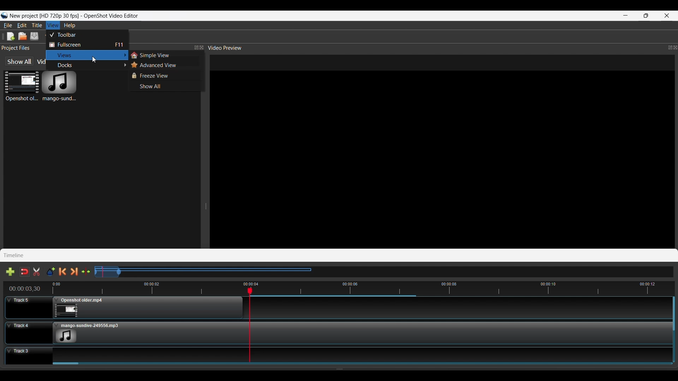 The width and height of the screenshot is (678, 381). Describe the element at coordinates (75, 272) in the screenshot. I see `Next Marker` at that location.